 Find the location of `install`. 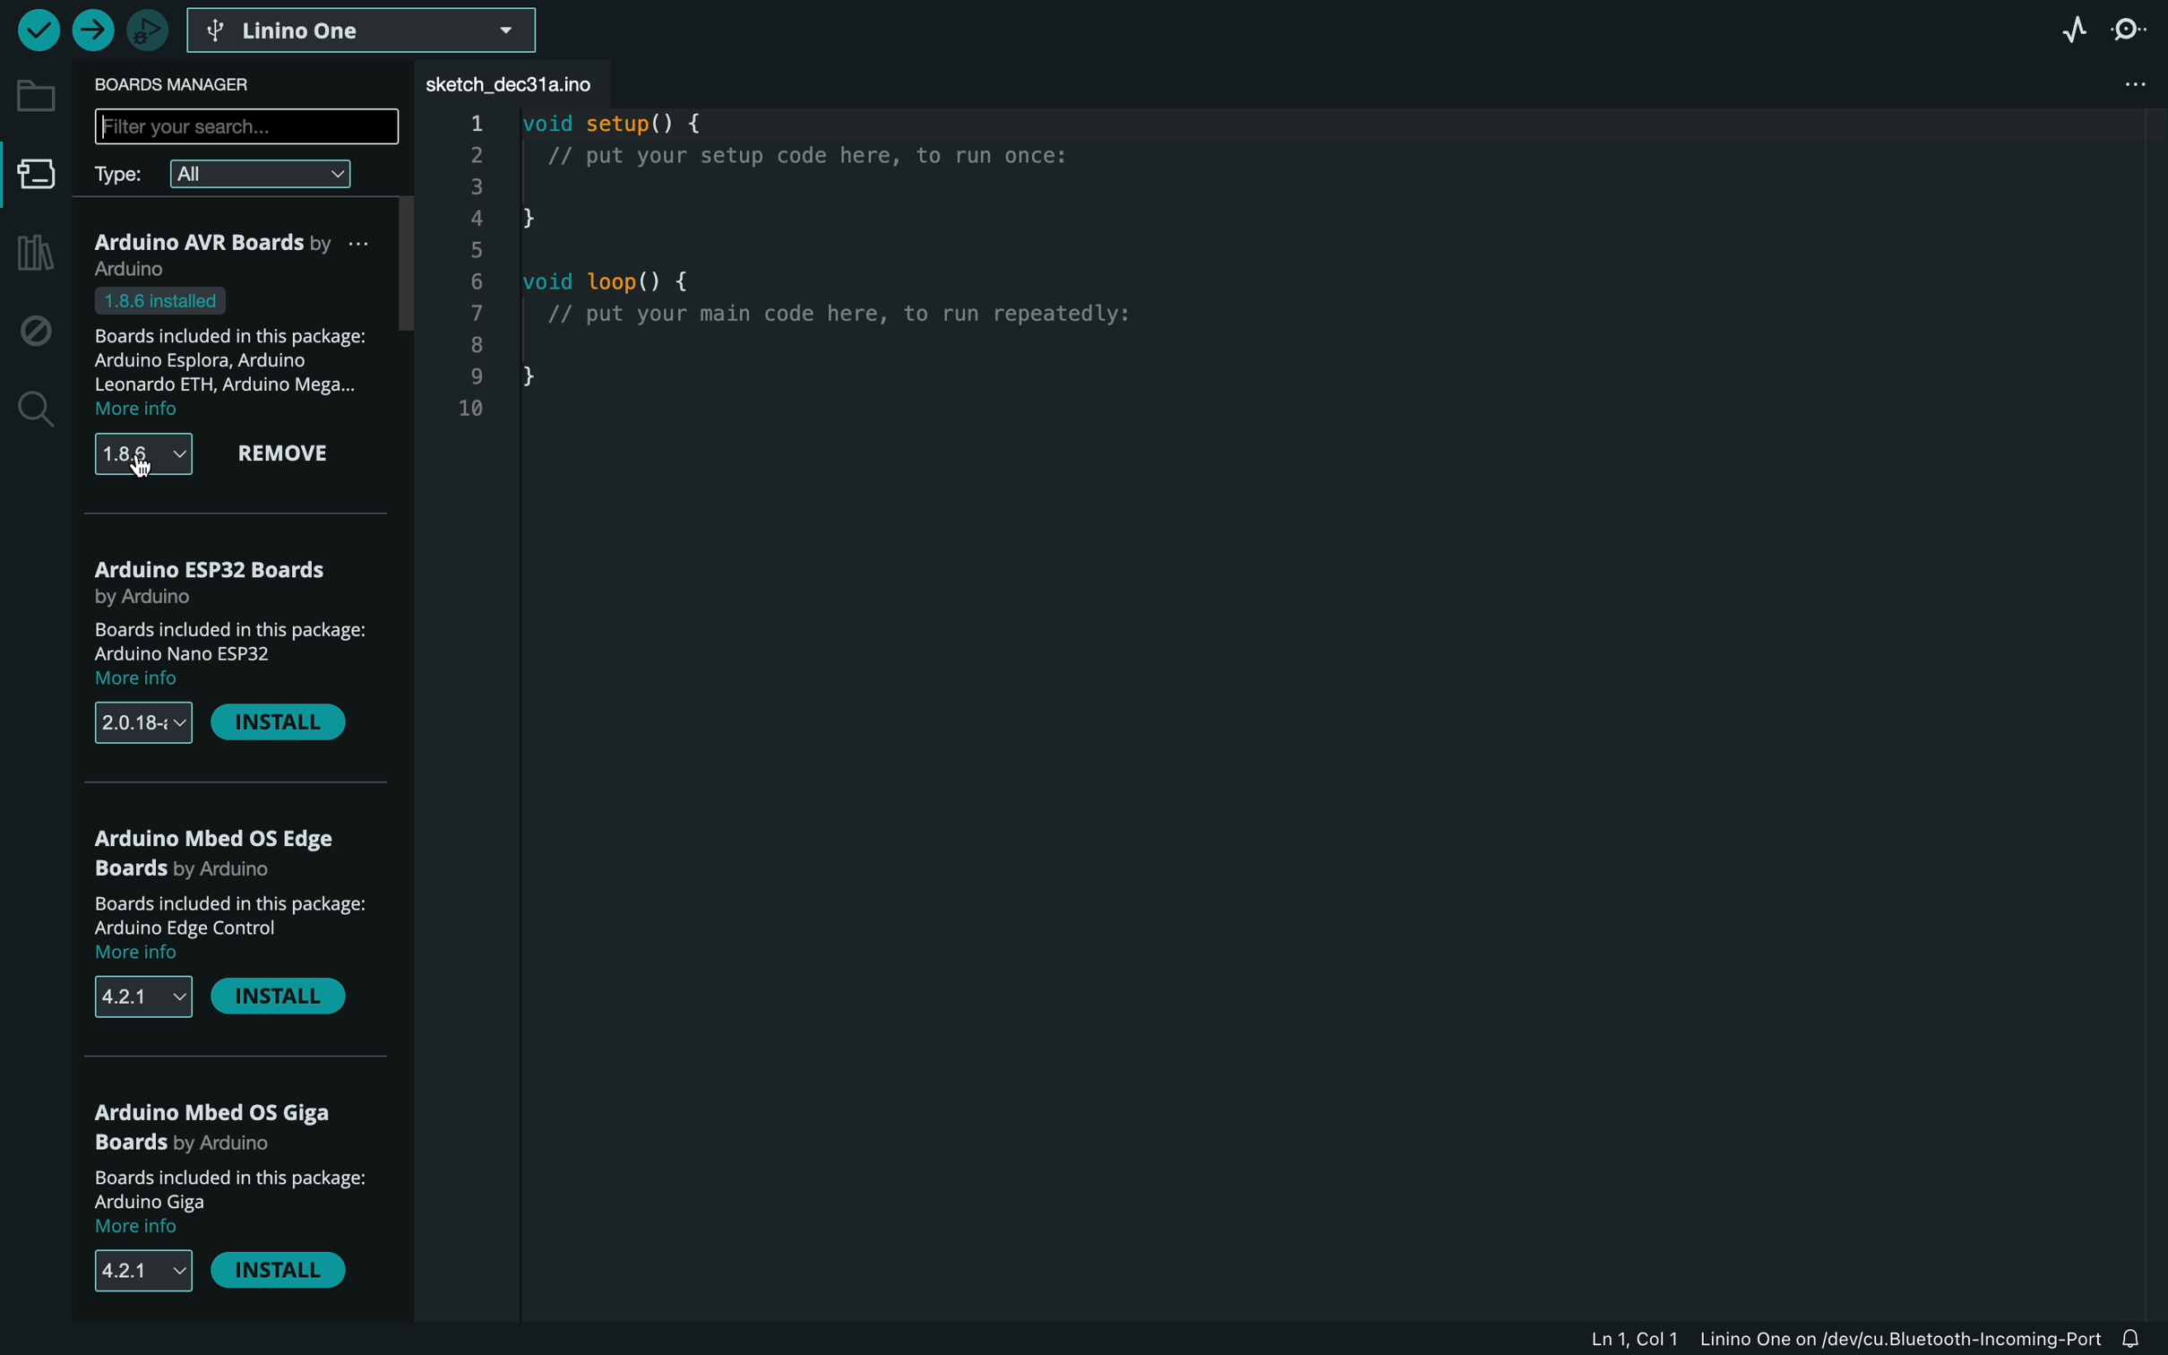

install is located at coordinates (286, 1001).